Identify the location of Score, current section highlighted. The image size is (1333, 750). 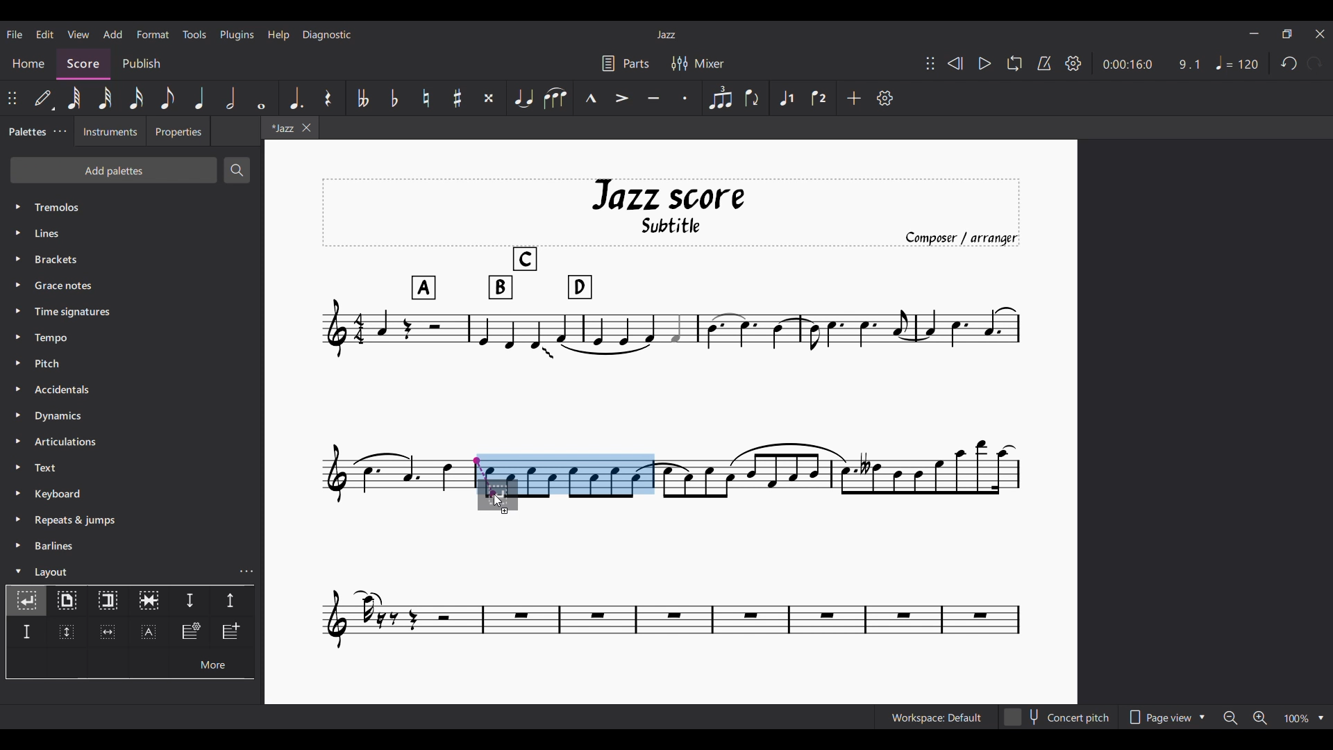
(83, 64).